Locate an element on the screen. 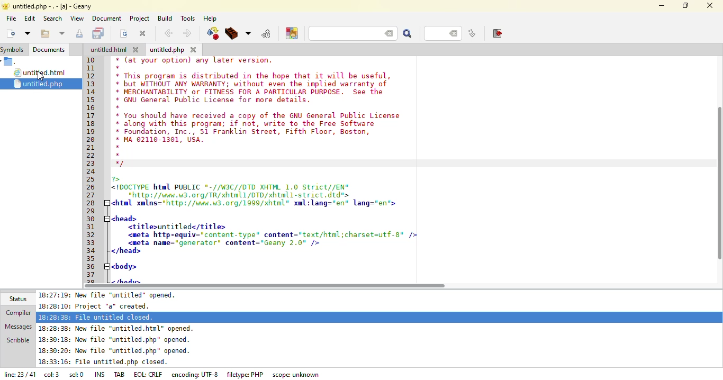  save is located at coordinates (99, 33).